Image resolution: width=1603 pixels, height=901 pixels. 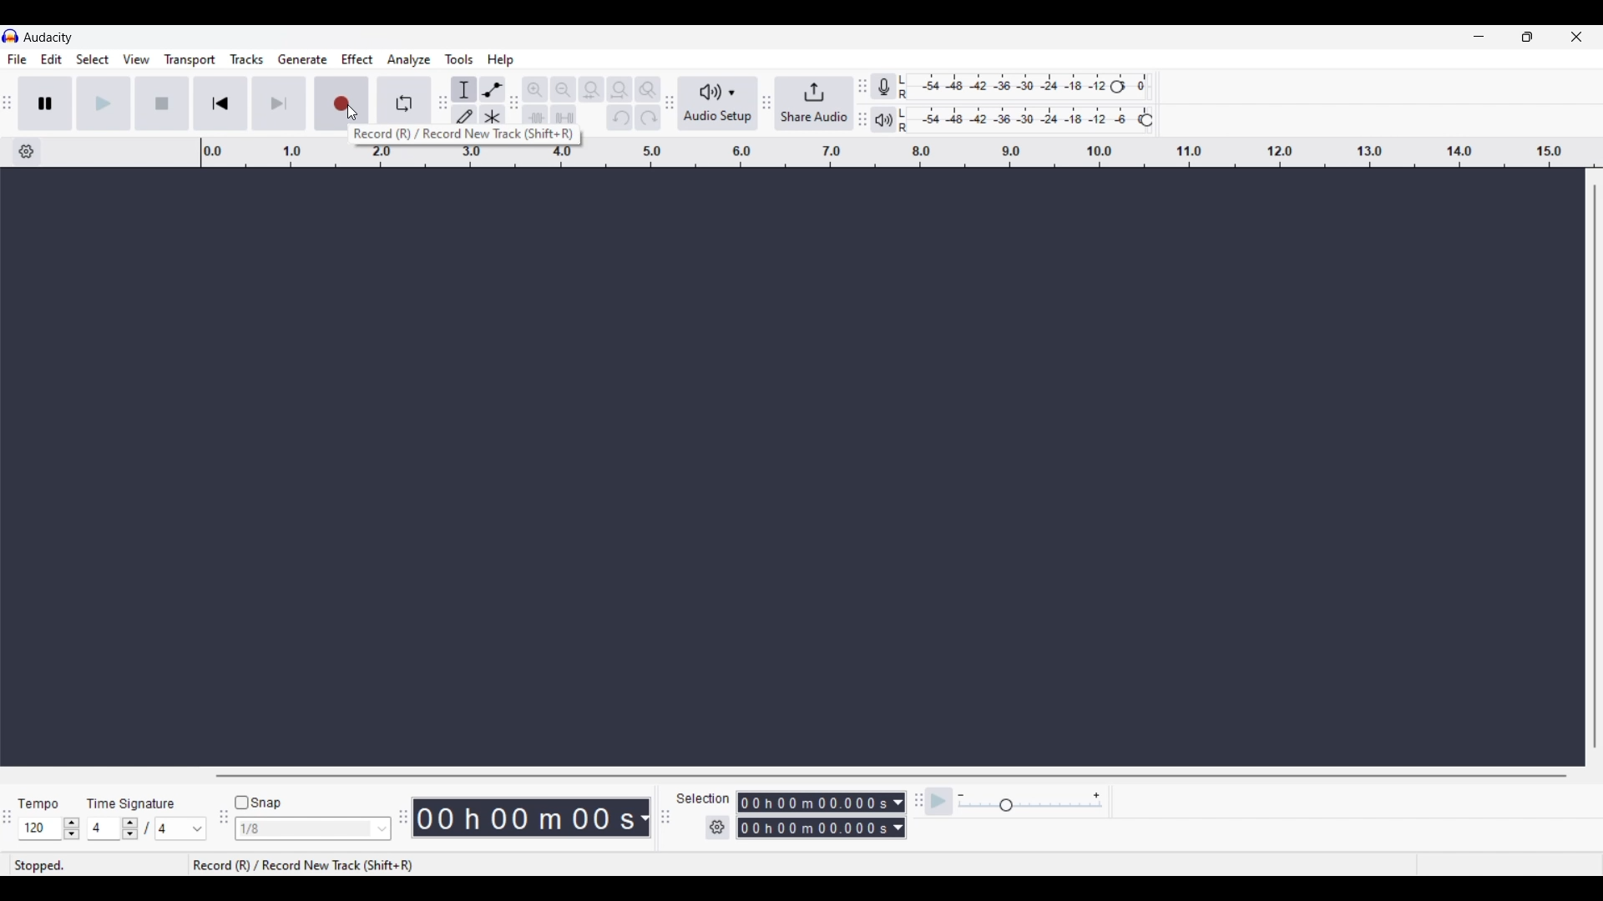 I want to click on Measurement for selection duration, so click(x=898, y=815).